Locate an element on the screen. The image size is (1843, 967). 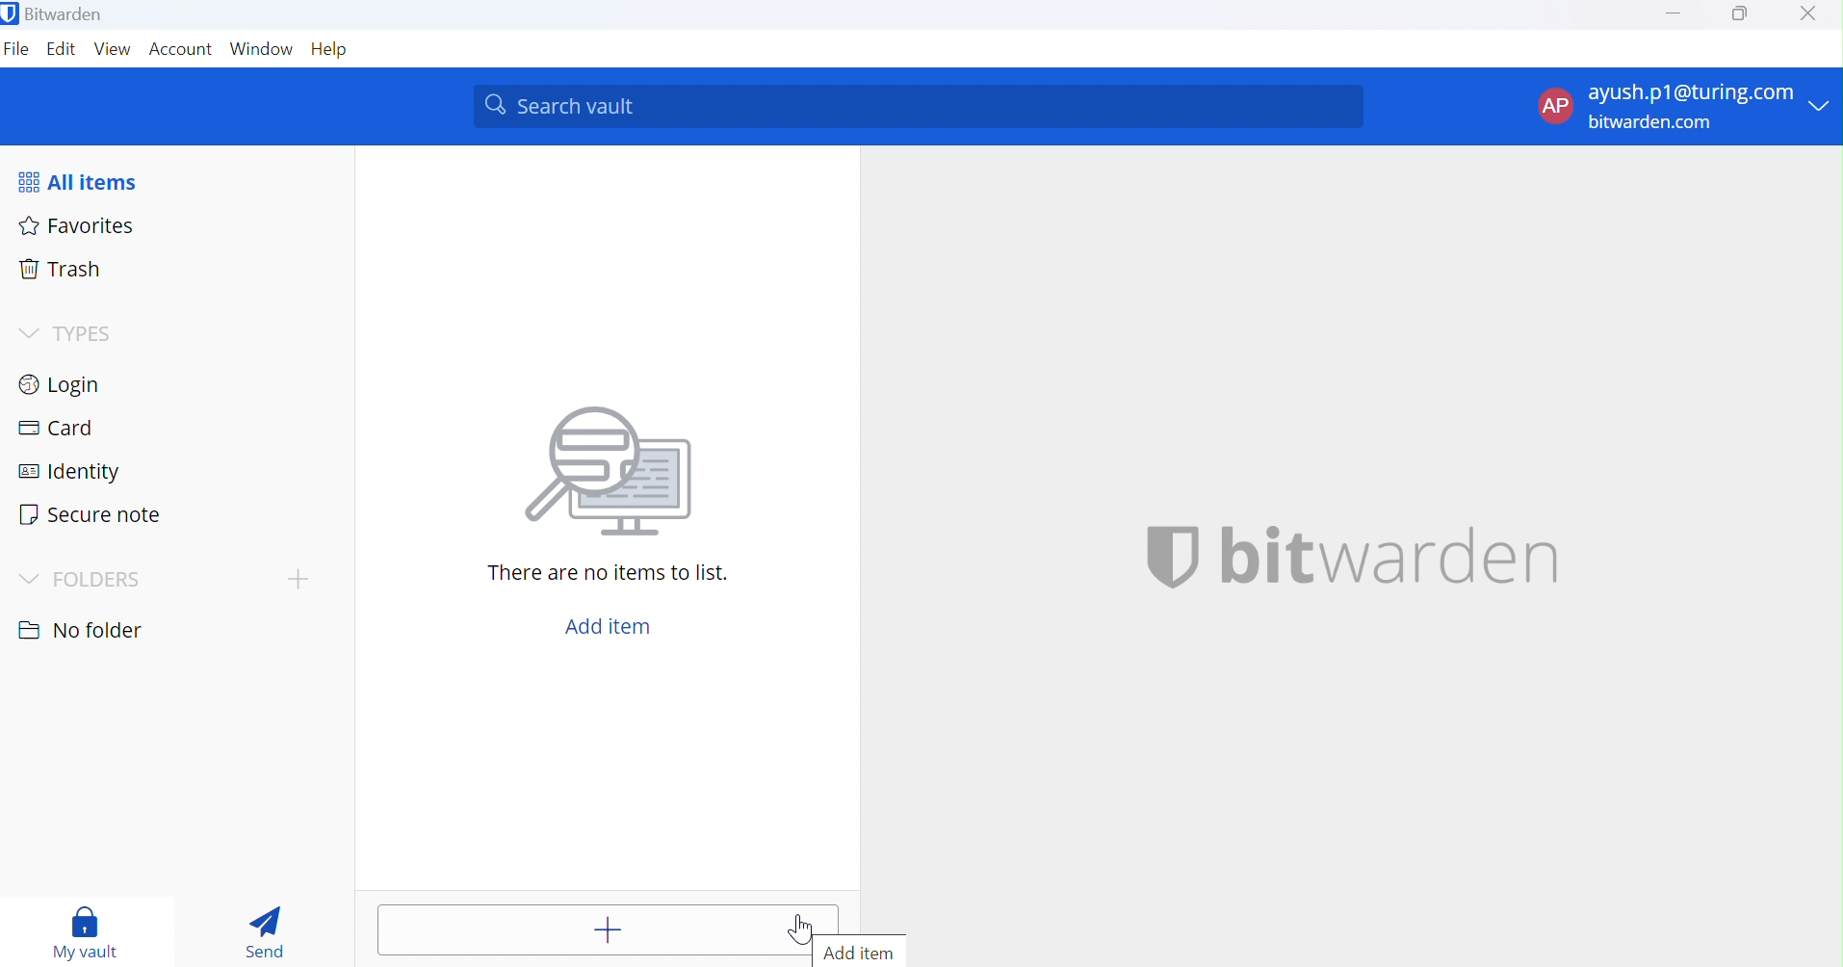
Add item is located at coordinates (606, 929).